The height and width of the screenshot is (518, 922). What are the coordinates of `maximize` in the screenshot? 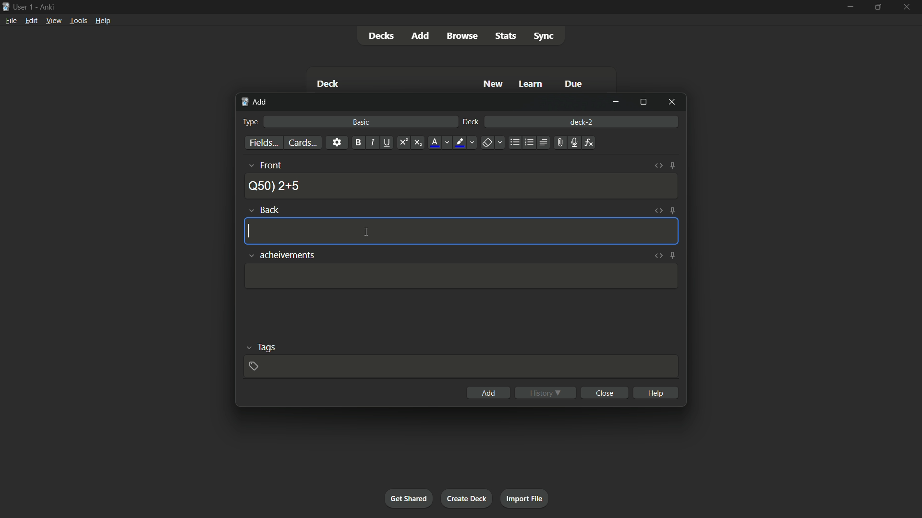 It's located at (642, 103).